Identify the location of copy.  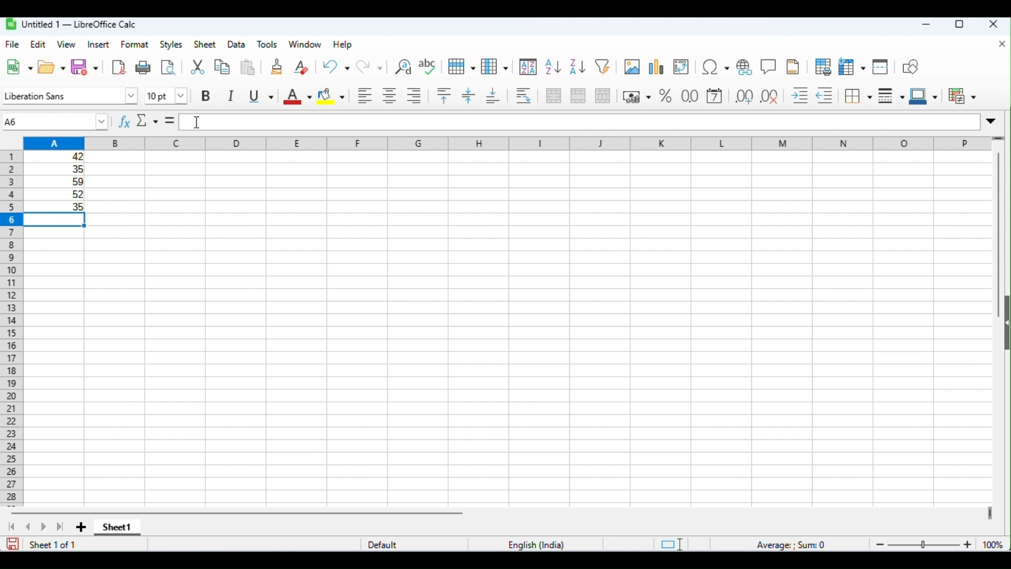
(223, 67).